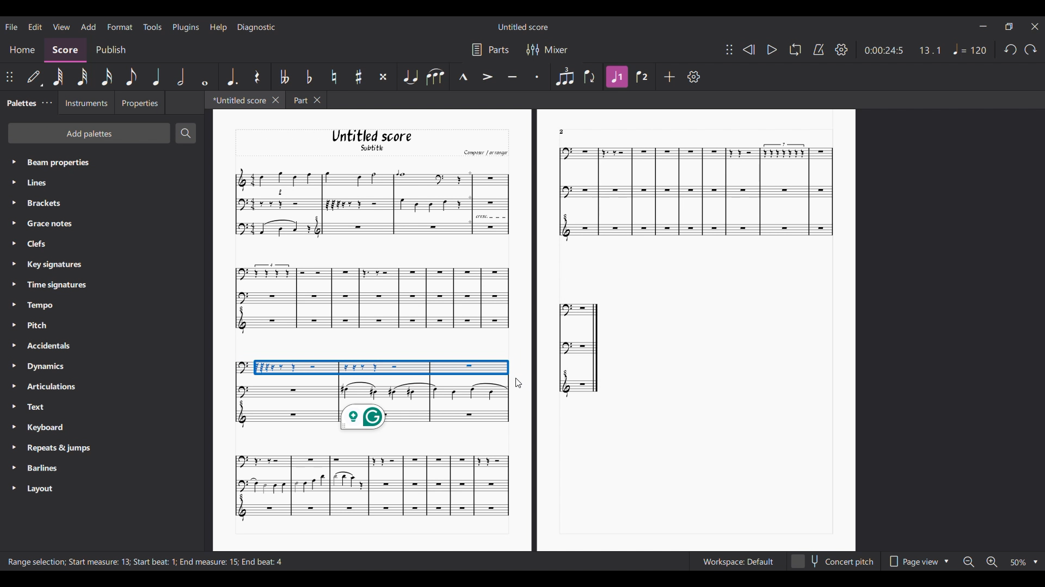 The width and height of the screenshot is (1045, 587). What do you see at coordinates (47, 184) in the screenshot?
I see `» Lines` at bounding box center [47, 184].